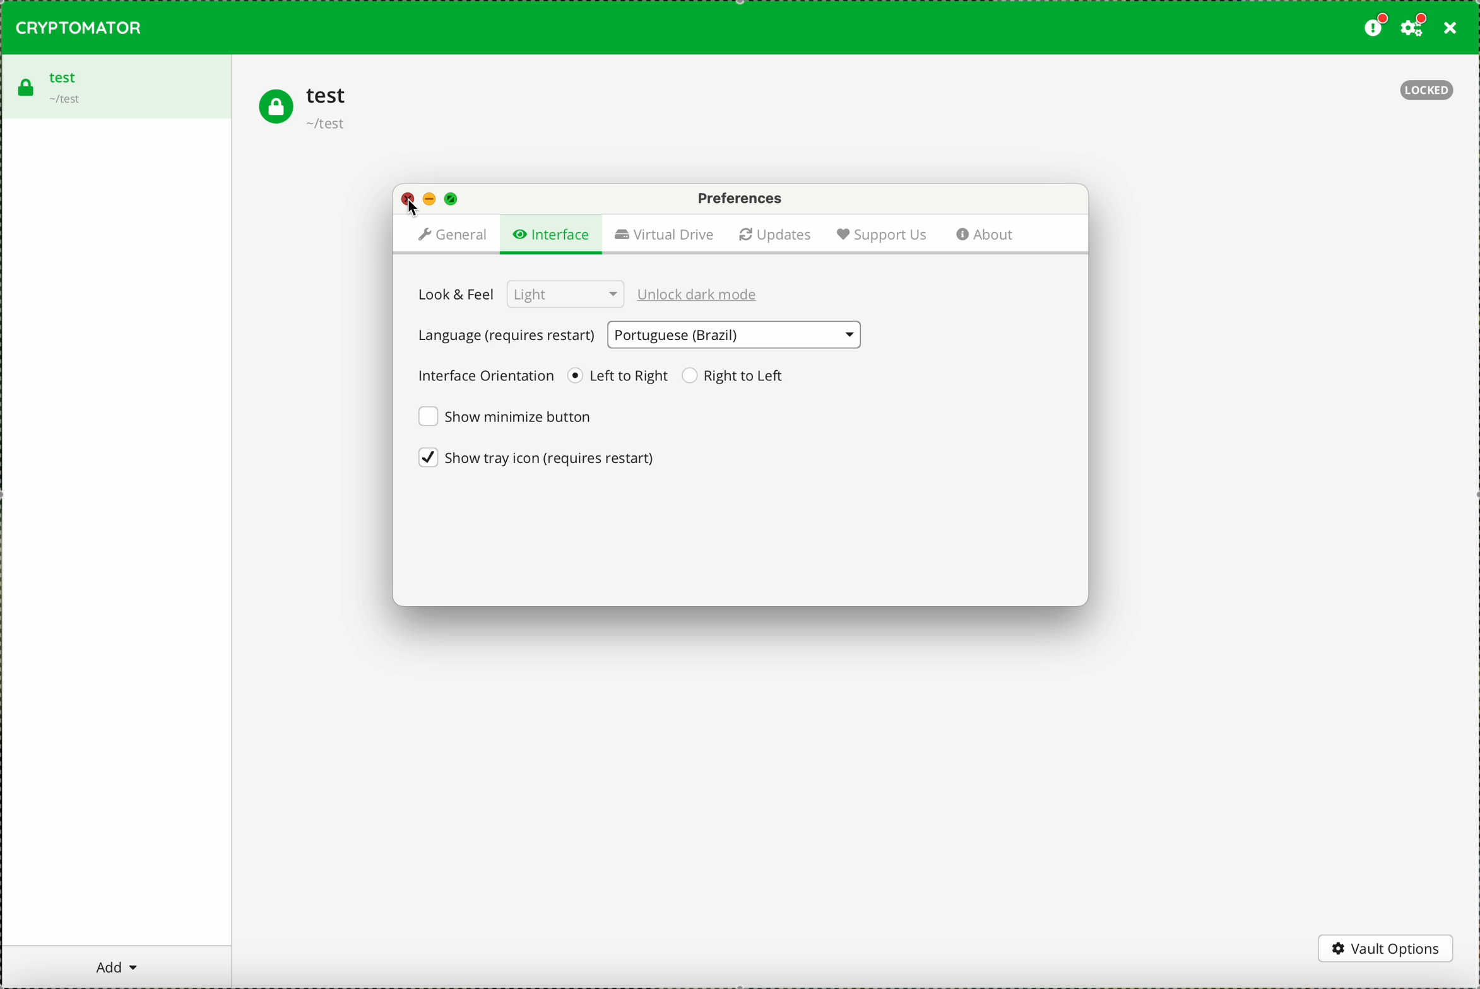 Image resolution: width=1480 pixels, height=989 pixels. What do you see at coordinates (988, 235) in the screenshot?
I see `about` at bounding box center [988, 235].